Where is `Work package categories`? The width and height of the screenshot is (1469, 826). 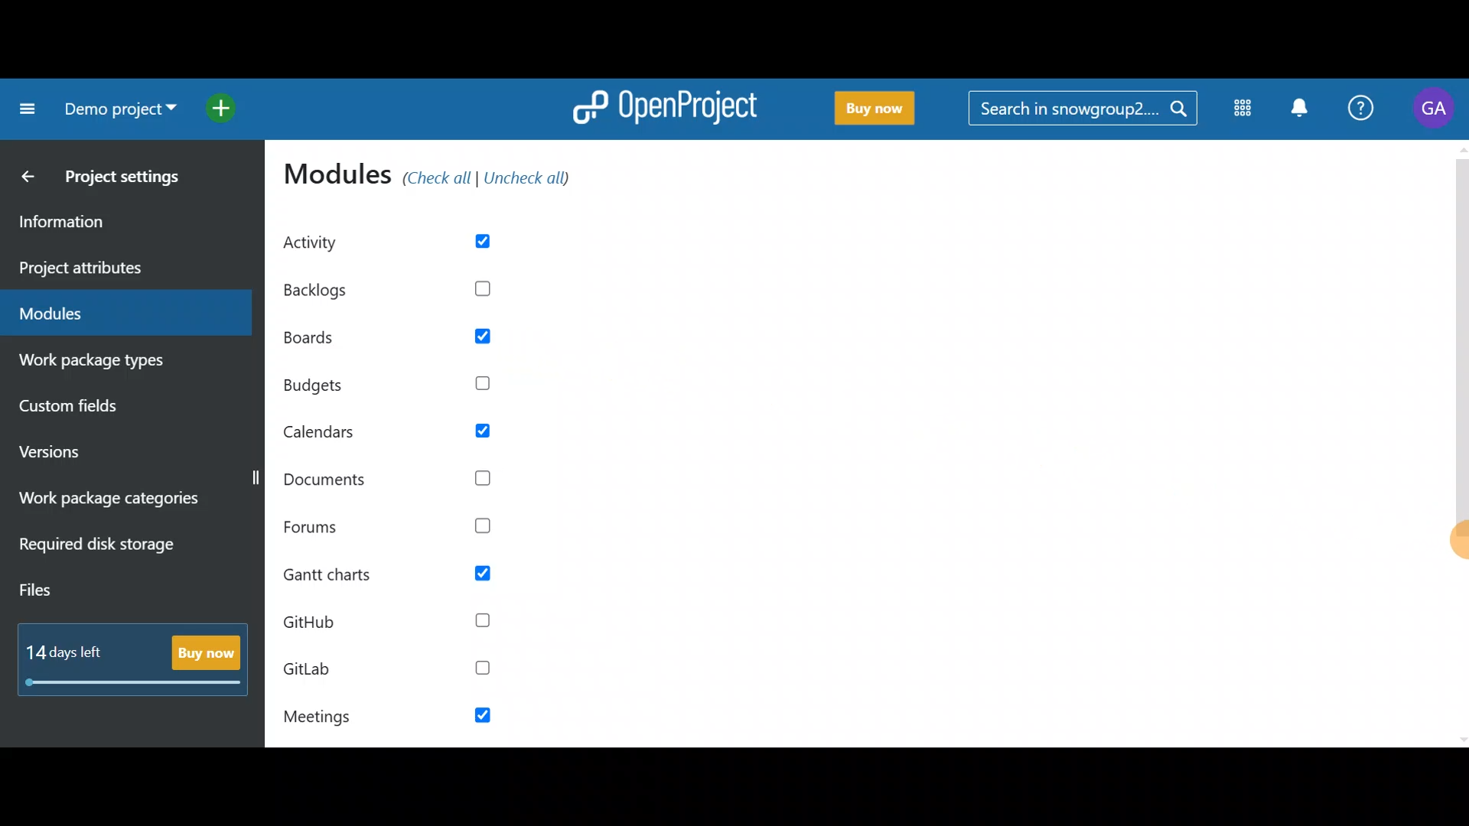
Work package categories is located at coordinates (122, 502).